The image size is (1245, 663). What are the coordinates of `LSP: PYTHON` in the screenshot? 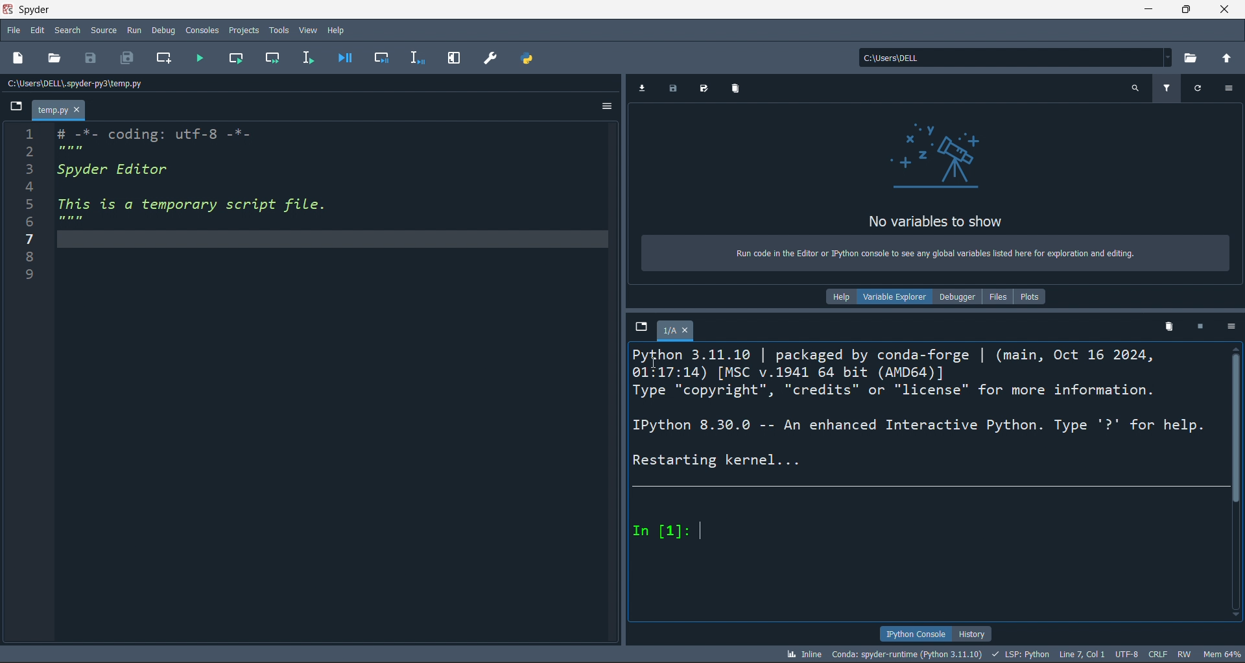 It's located at (1021, 653).